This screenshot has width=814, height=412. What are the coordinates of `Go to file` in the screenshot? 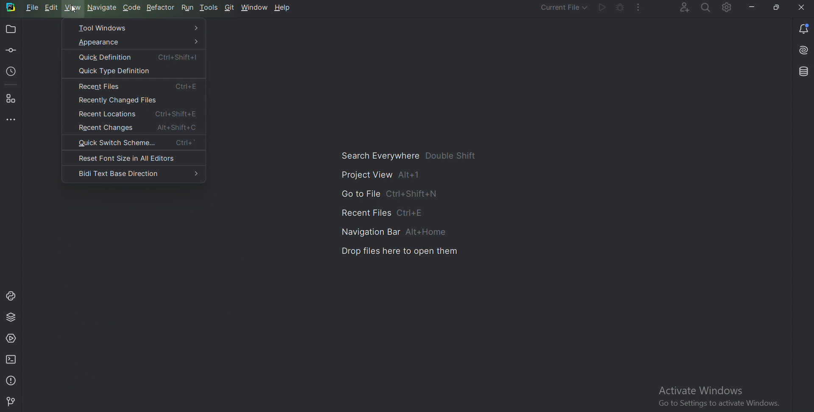 It's located at (386, 193).